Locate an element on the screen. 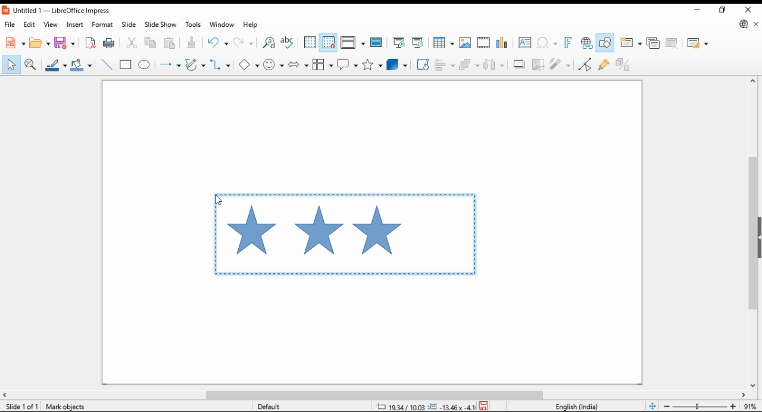  flowchart is located at coordinates (322, 64).